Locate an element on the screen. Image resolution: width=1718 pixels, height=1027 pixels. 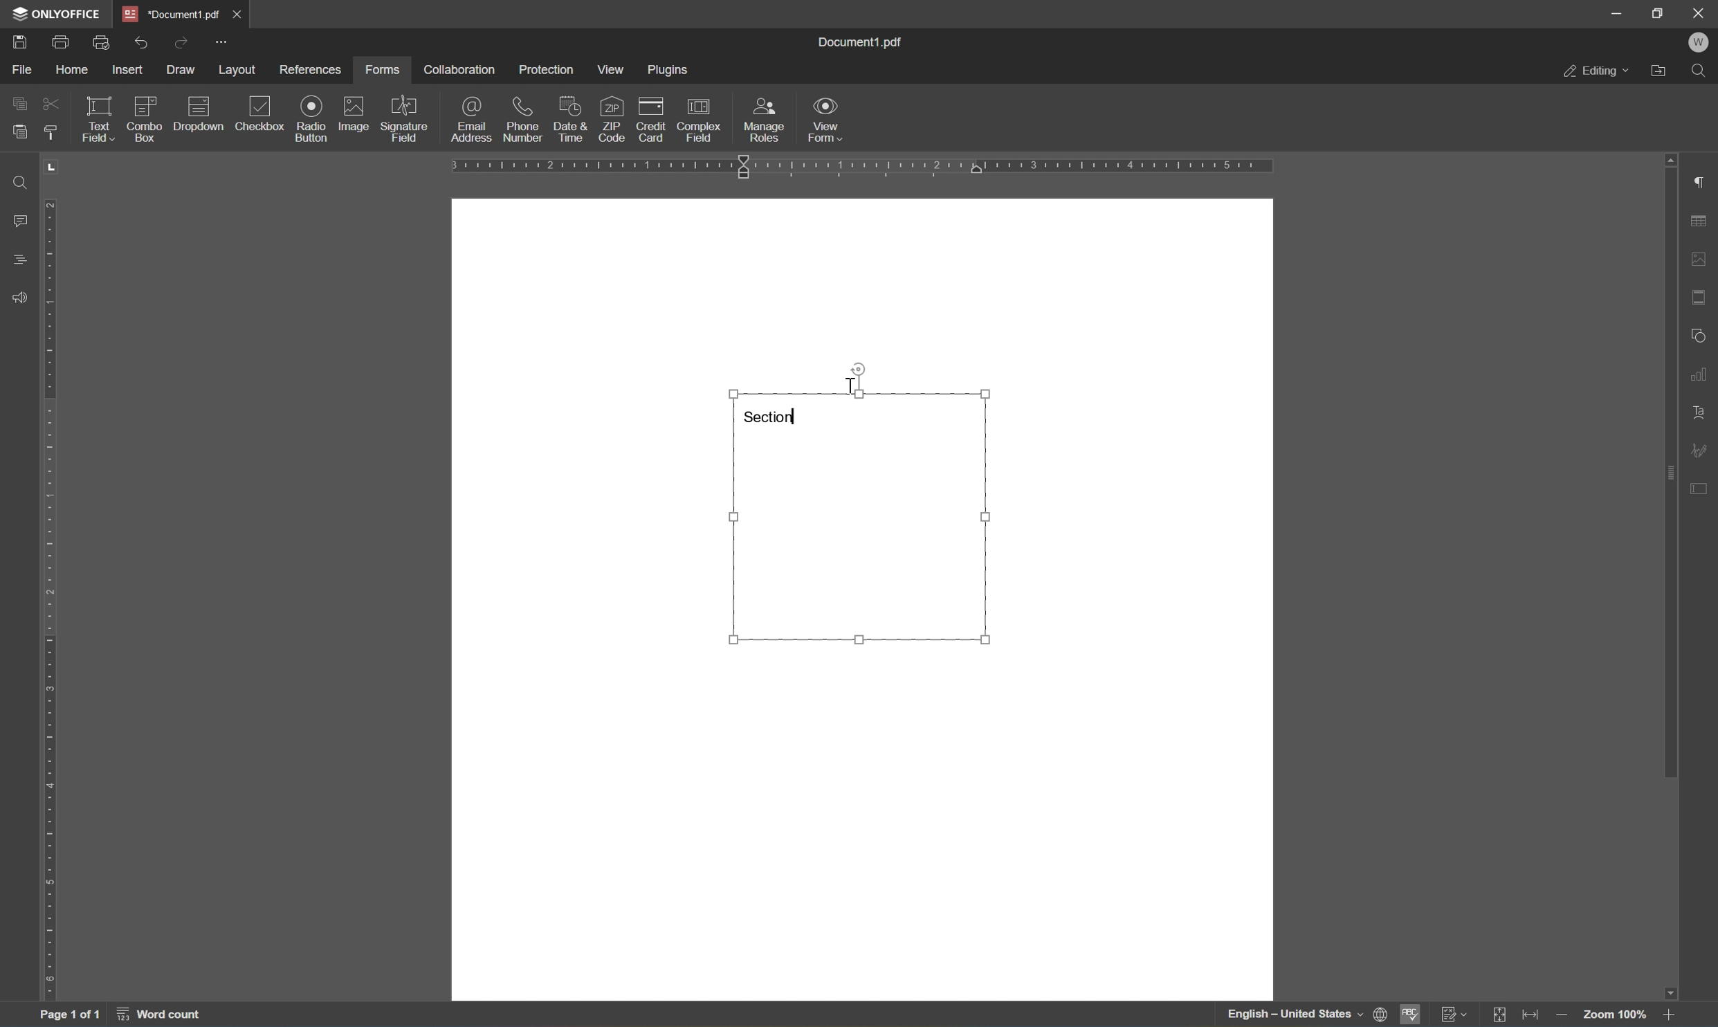
draw is located at coordinates (183, 70).